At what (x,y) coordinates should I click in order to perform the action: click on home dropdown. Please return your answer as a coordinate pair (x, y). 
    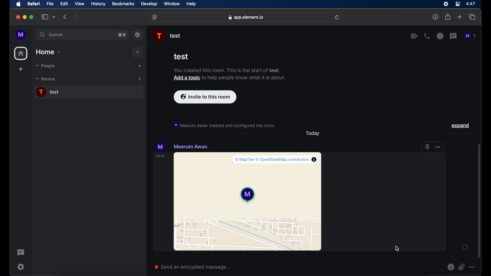
    Looking at the image, I should click on (49, 52).